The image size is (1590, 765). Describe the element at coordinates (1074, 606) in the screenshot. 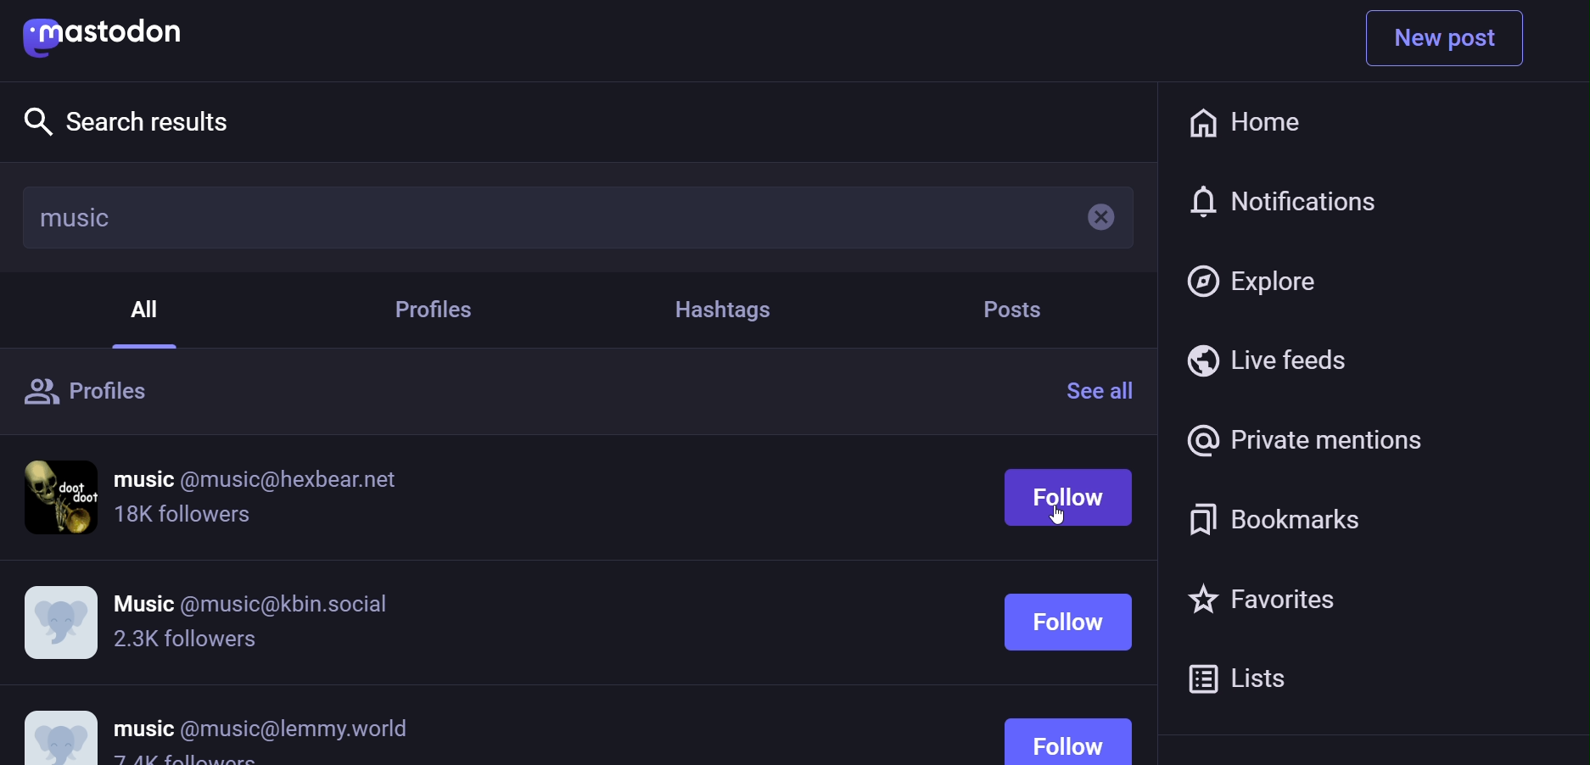

I see `follow` at that location.